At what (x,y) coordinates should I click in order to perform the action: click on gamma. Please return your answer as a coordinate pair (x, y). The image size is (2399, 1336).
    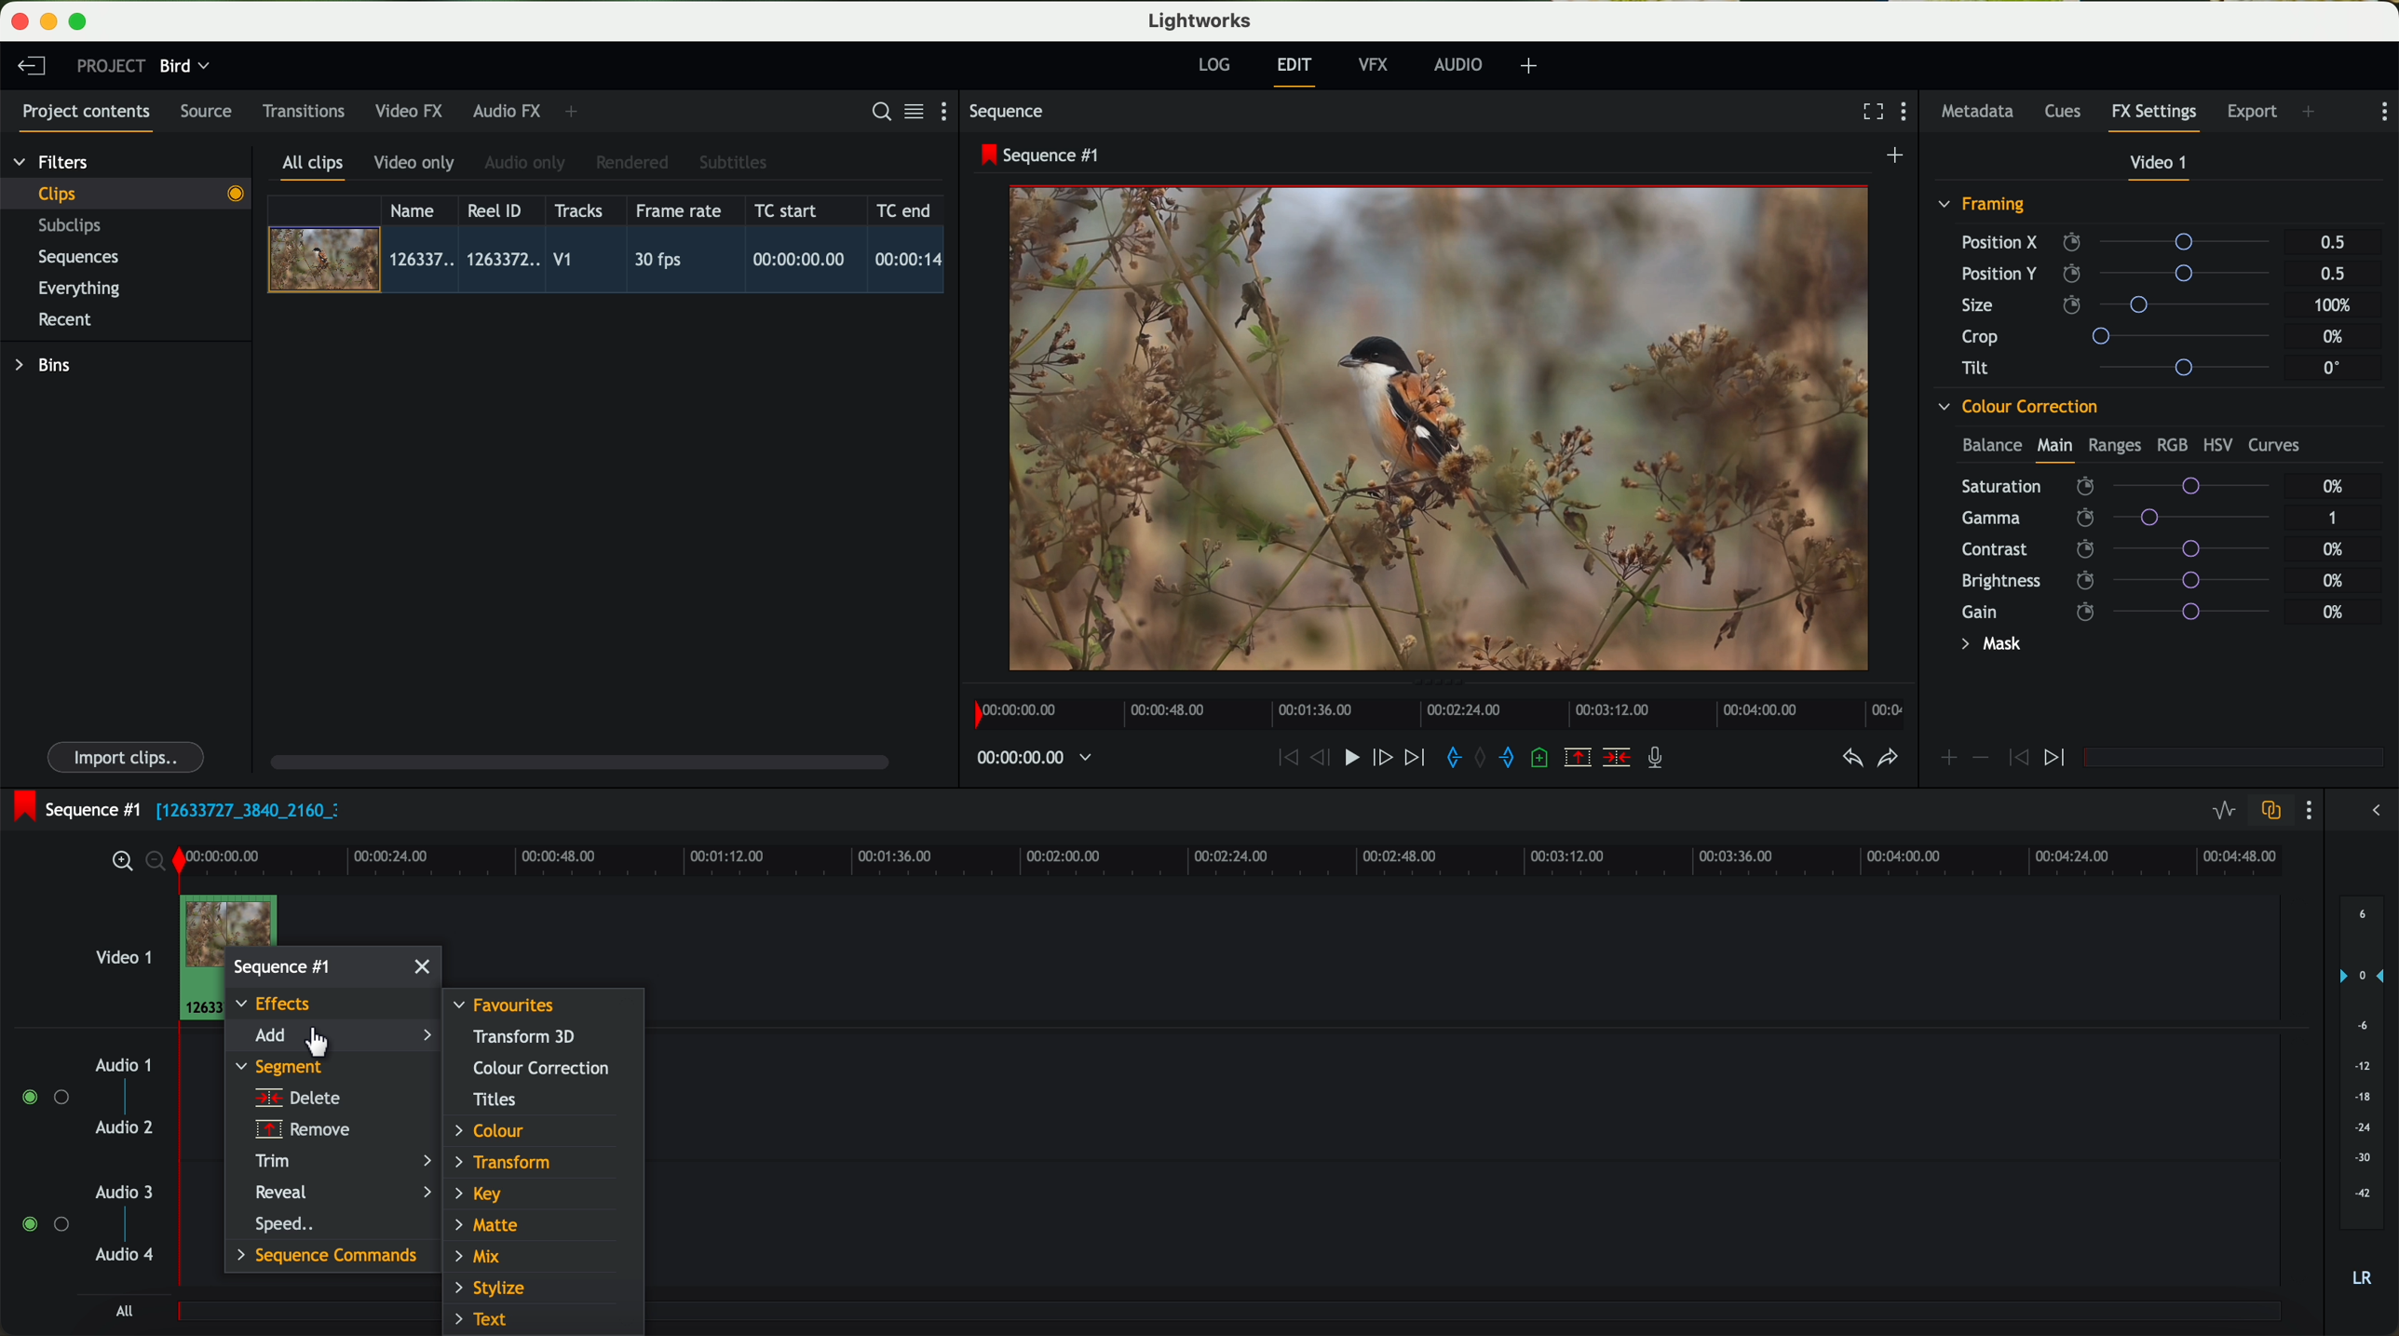
    Looking at the image, I should click on (2125, 517).